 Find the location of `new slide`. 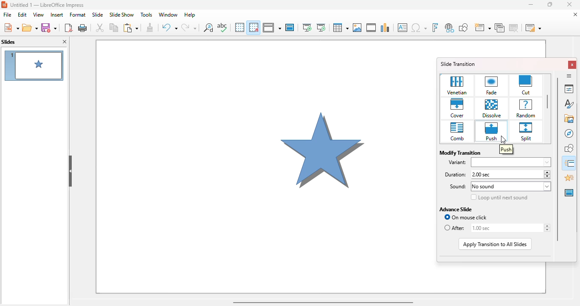

new slide is located at coordinates (482, 28).